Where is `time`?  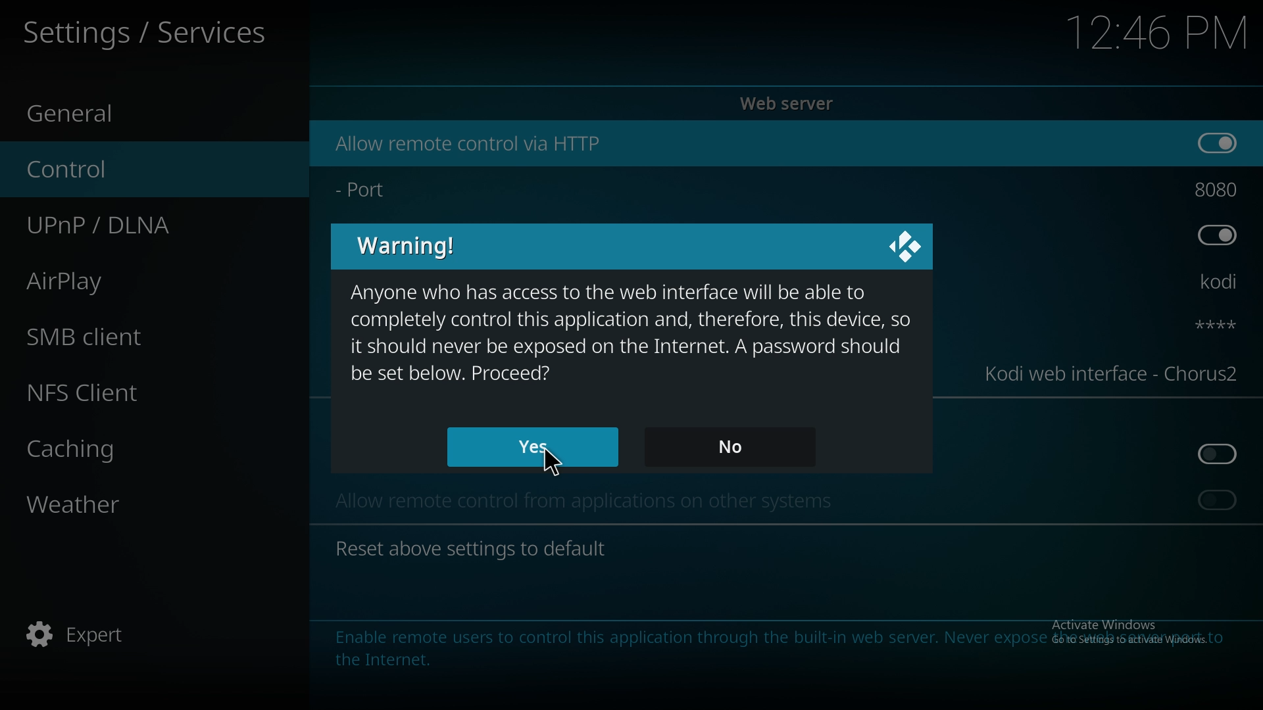
time is located at coordinates (1154, 32).